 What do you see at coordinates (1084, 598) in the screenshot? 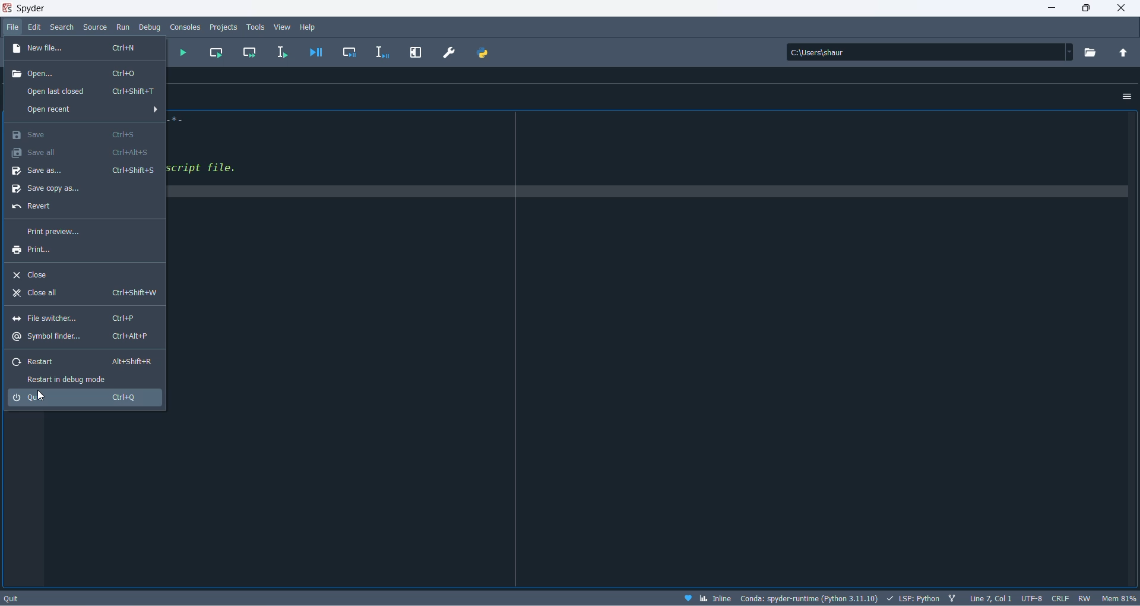
I see `file permission` at bounding box center [1084, 598].